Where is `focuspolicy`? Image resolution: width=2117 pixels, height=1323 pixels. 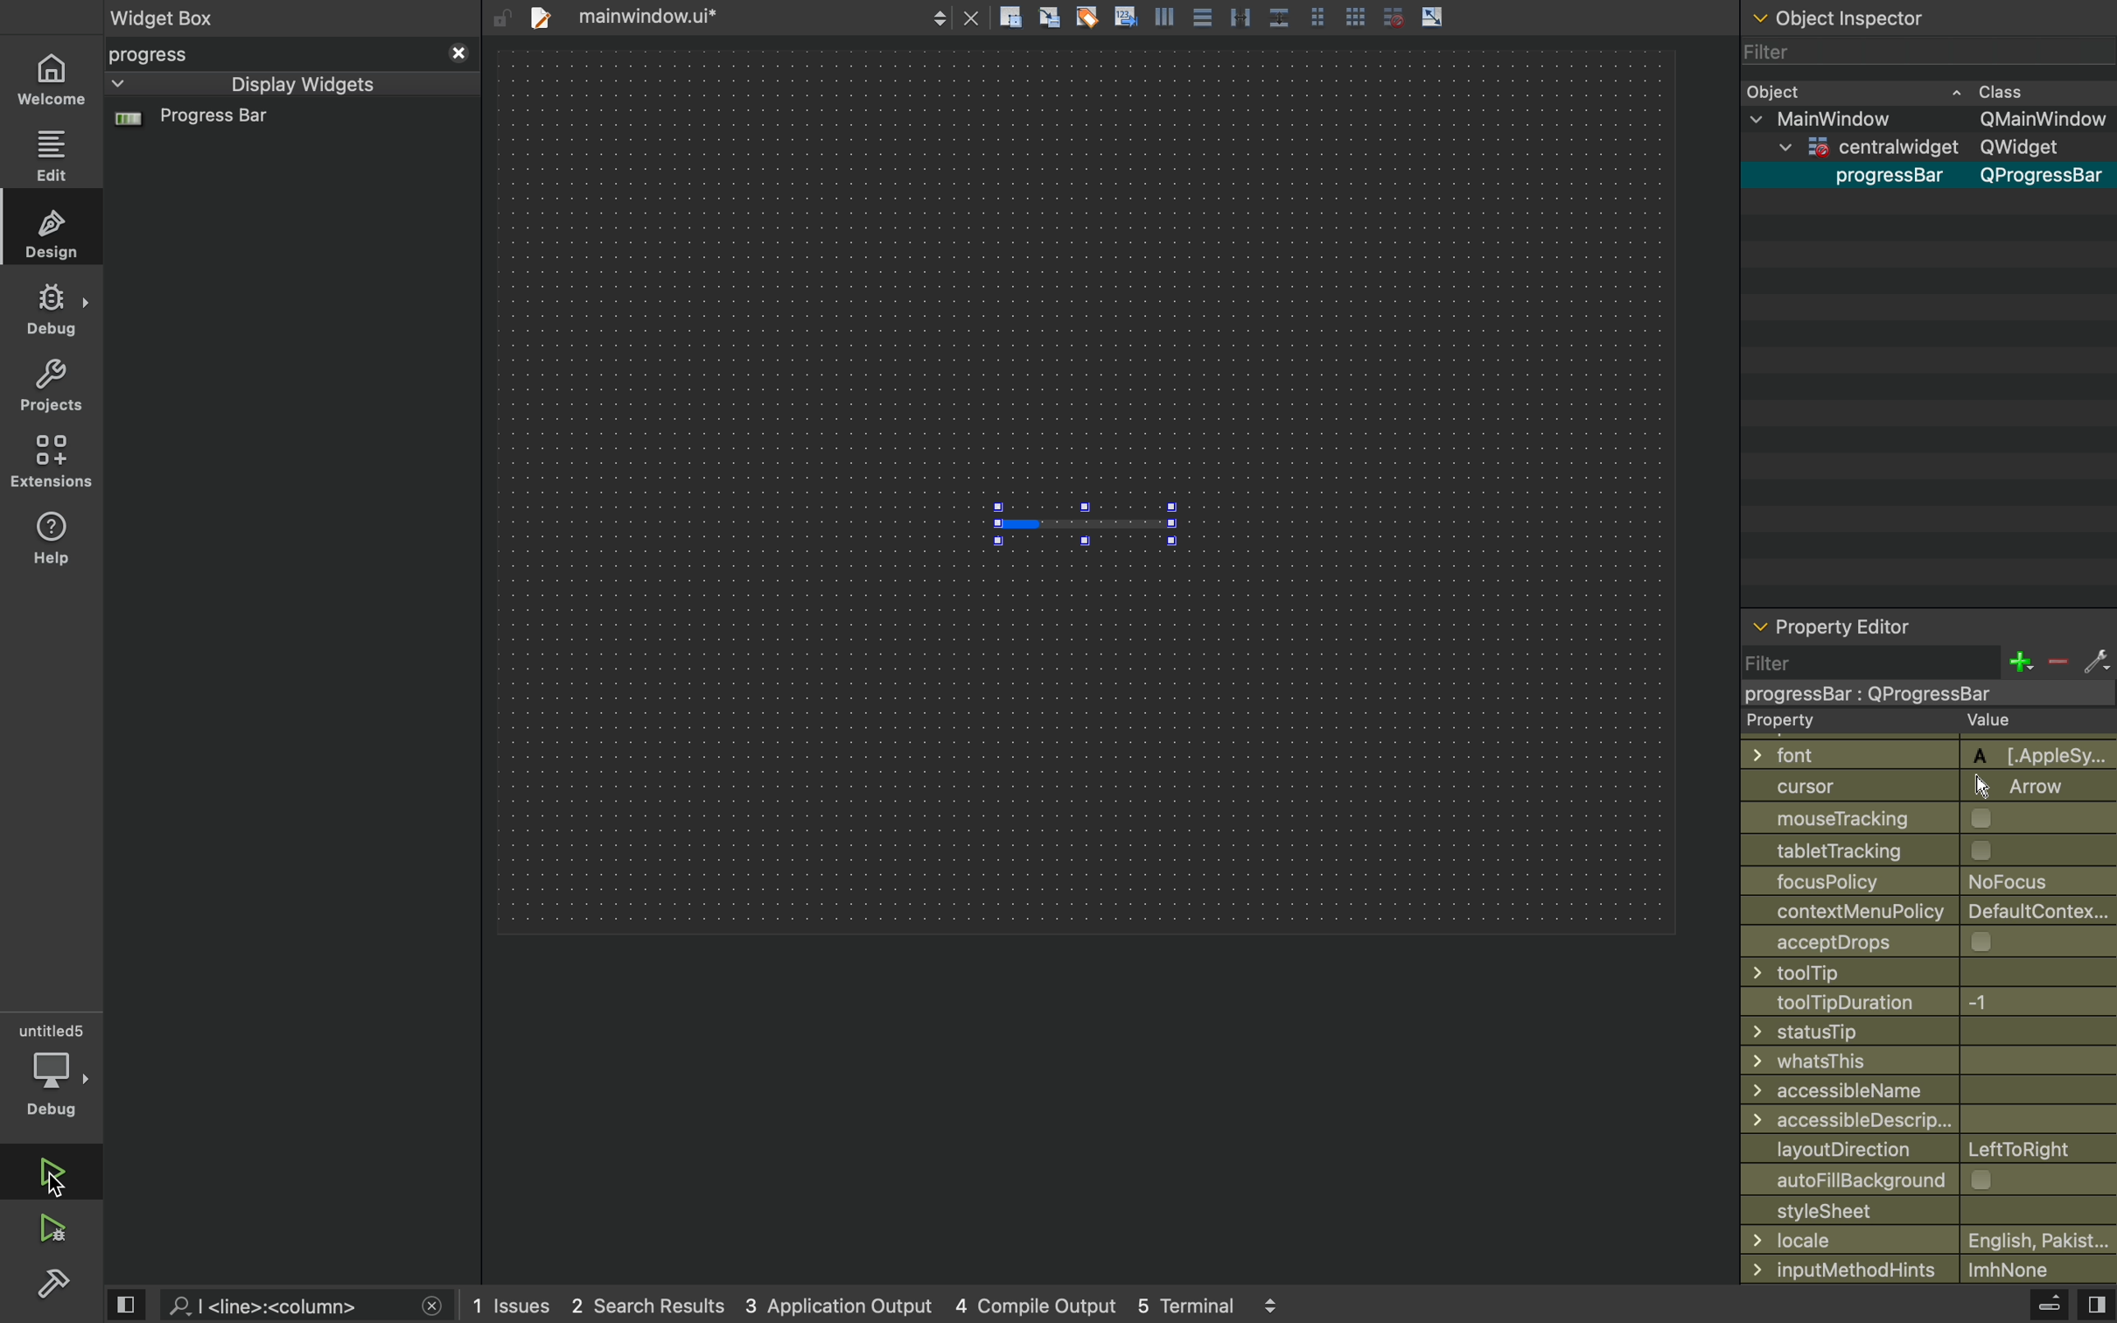 focuspolicy is located at coordinates (1914, 879).